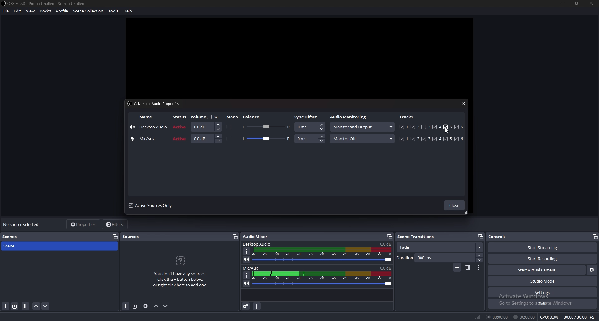  I want to click on sync offset, so click(307, 117).